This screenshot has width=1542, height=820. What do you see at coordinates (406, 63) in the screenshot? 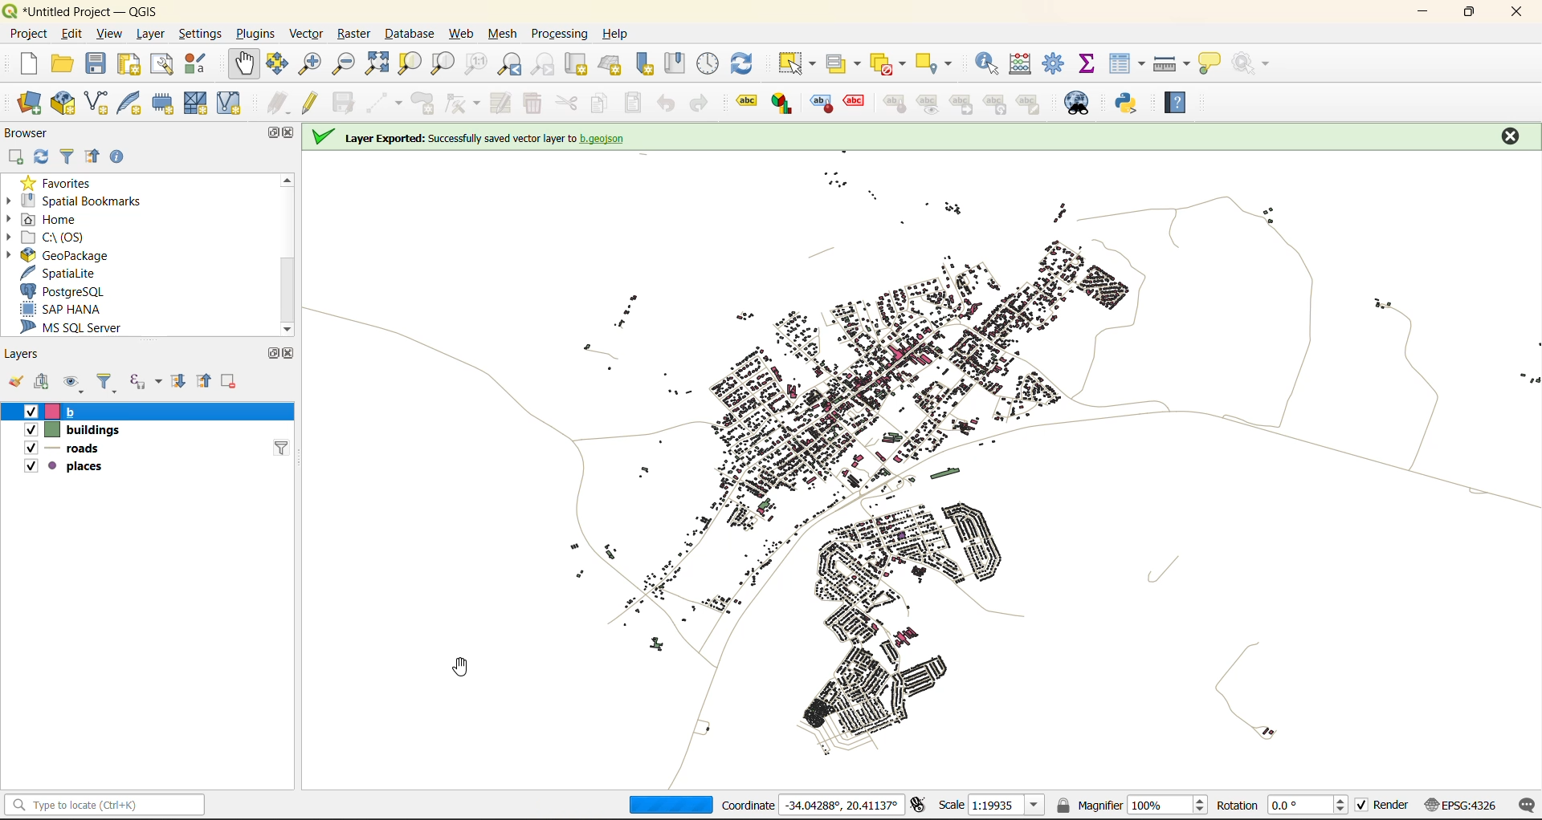
I see `zoom selection` at bounding box center [406, 63].